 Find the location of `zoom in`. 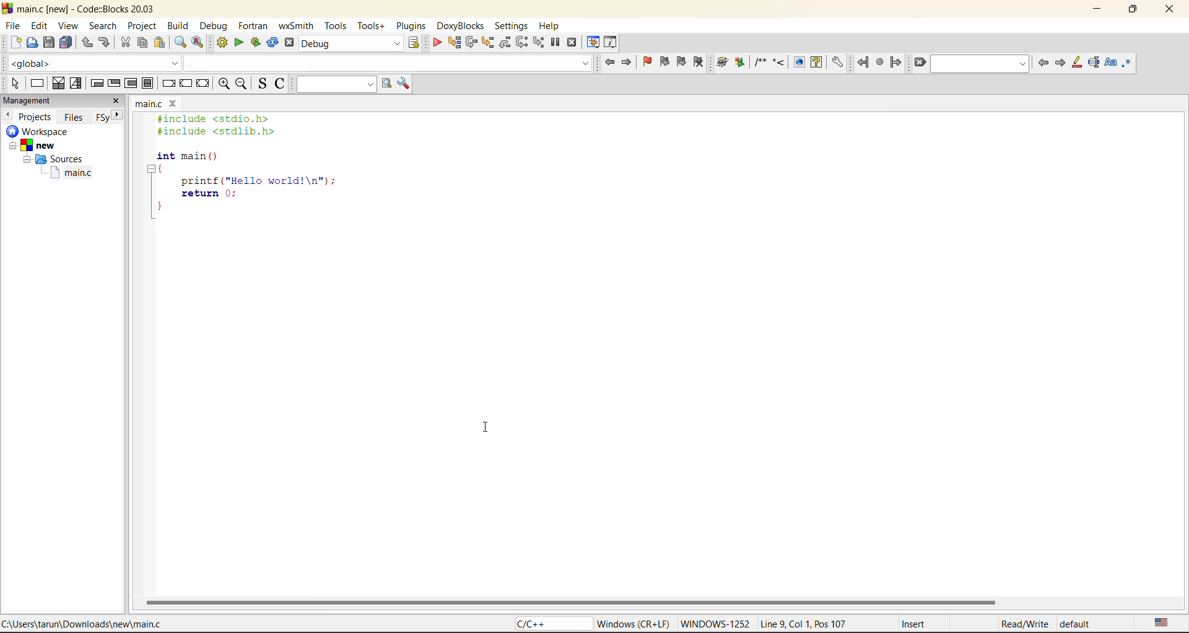

zoom in is located at coordinates (223, 85).